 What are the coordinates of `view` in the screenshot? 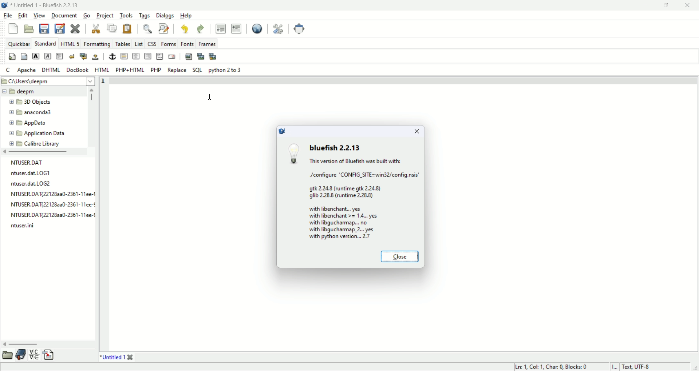 It's located at (39, 16).